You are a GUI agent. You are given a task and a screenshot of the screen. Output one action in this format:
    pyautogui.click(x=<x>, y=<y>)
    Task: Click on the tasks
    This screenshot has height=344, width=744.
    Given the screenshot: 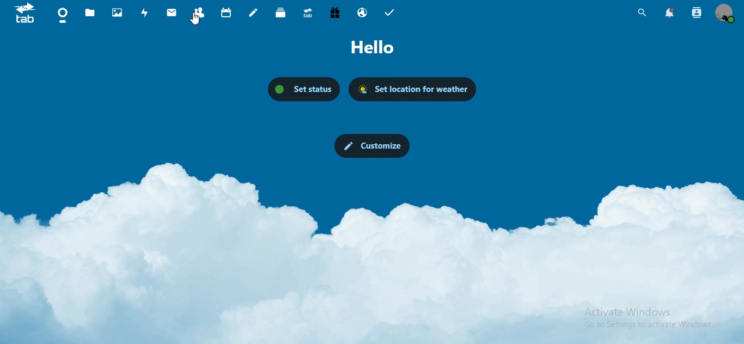 What is the action you would take?
    pyautogui.click(x=390, y=14)
    